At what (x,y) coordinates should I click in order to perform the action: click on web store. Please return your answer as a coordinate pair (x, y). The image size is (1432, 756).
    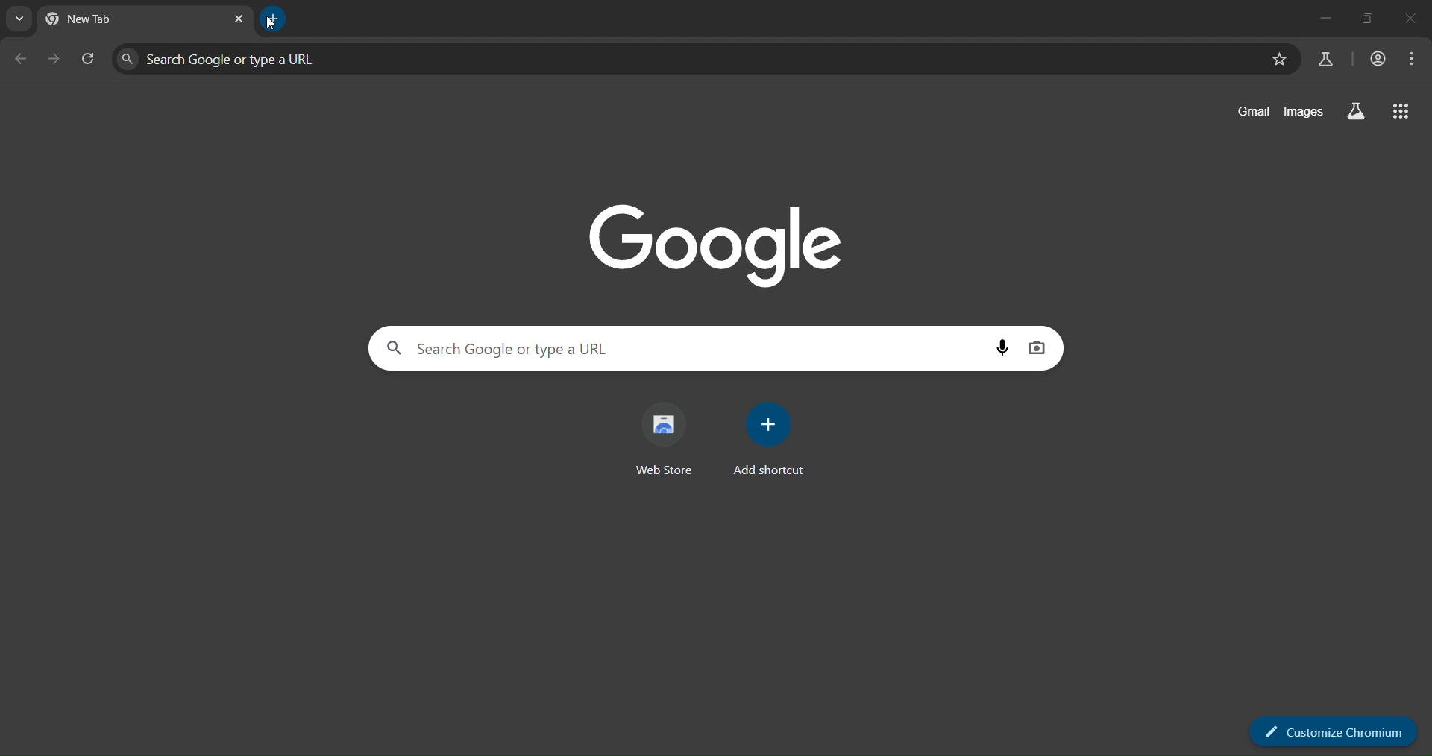
    Looking at the image, I should click on (668, 440).